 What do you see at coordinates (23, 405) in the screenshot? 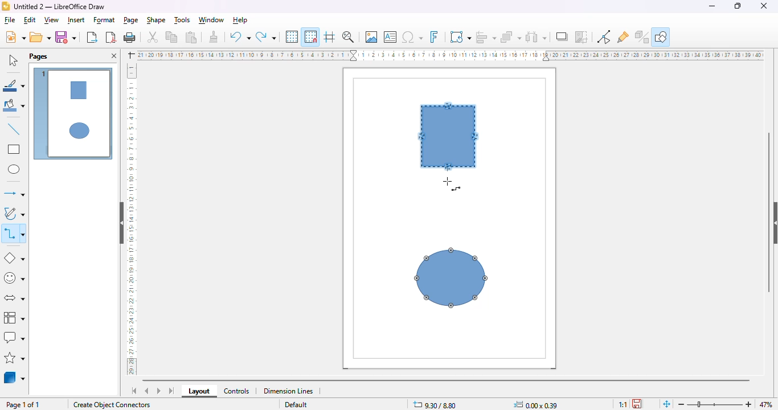
I see `page 1 of 1` at bounding box center [23, 405].